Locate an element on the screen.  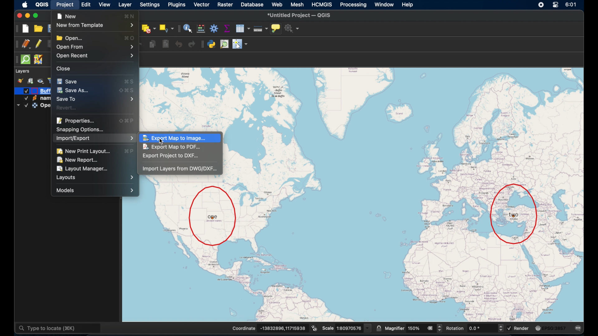
window is located at coordinates (385, 5).